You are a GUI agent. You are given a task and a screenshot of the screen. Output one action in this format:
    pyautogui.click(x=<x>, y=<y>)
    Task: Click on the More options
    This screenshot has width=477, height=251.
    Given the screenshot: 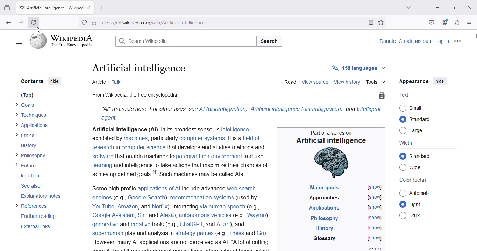 What is the action you would take?
    pyautogui.click(x=458, y=41)
    